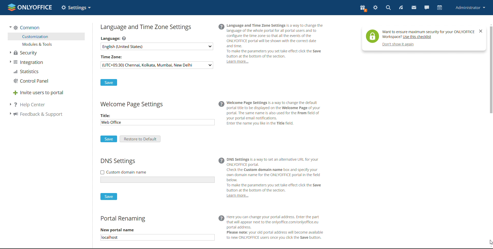 The image size is (493, 249). Describe the element at coordinates (236, 197) in the screenshot. I see `learn more` at that location.